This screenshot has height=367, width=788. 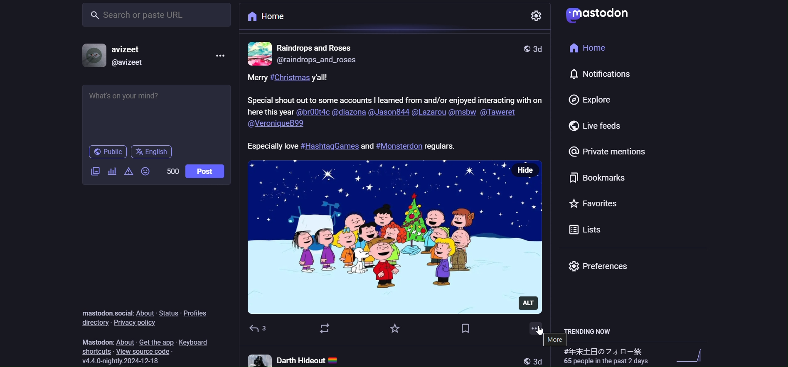 I want to click on more, so click(x=223, y=56).